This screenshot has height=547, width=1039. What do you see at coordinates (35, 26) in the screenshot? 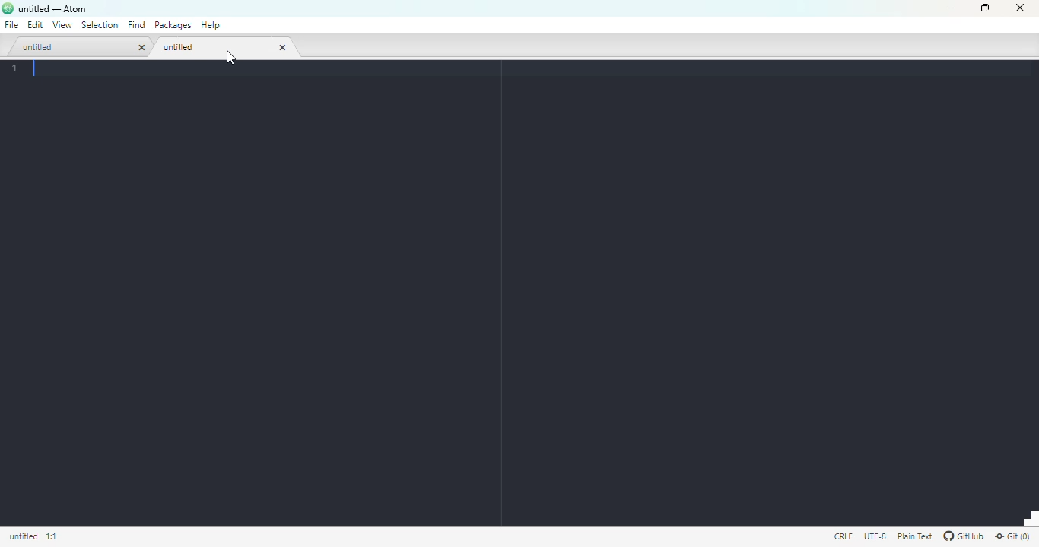
I see `edit` at bounding box center [35, 26].